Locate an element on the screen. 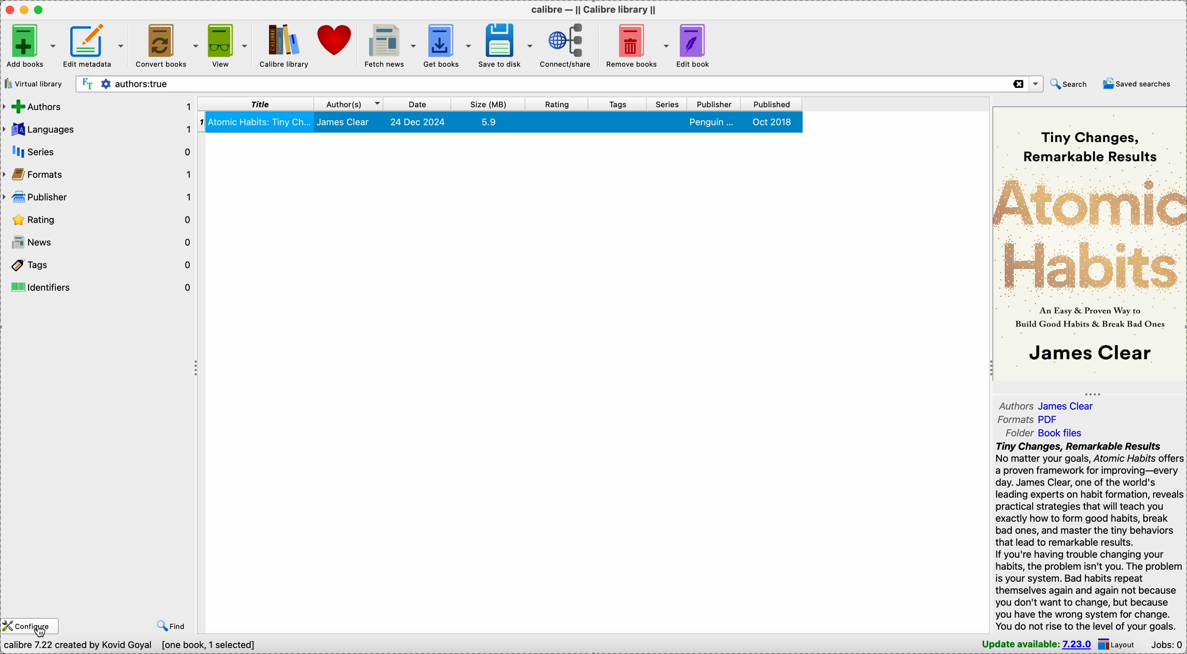 This screenshot has height=654, width=1187. view is located at coordinates (226, 45).